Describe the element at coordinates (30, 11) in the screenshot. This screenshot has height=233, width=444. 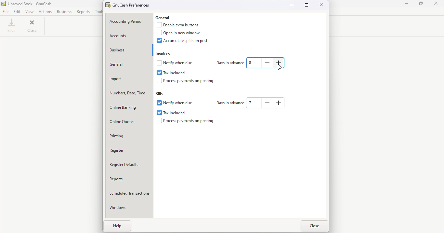
I see `View` at that location.